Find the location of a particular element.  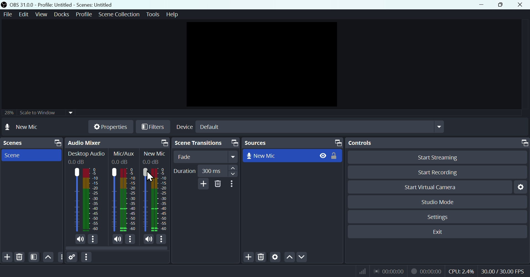

Delete is located at coordinates (19, 257).